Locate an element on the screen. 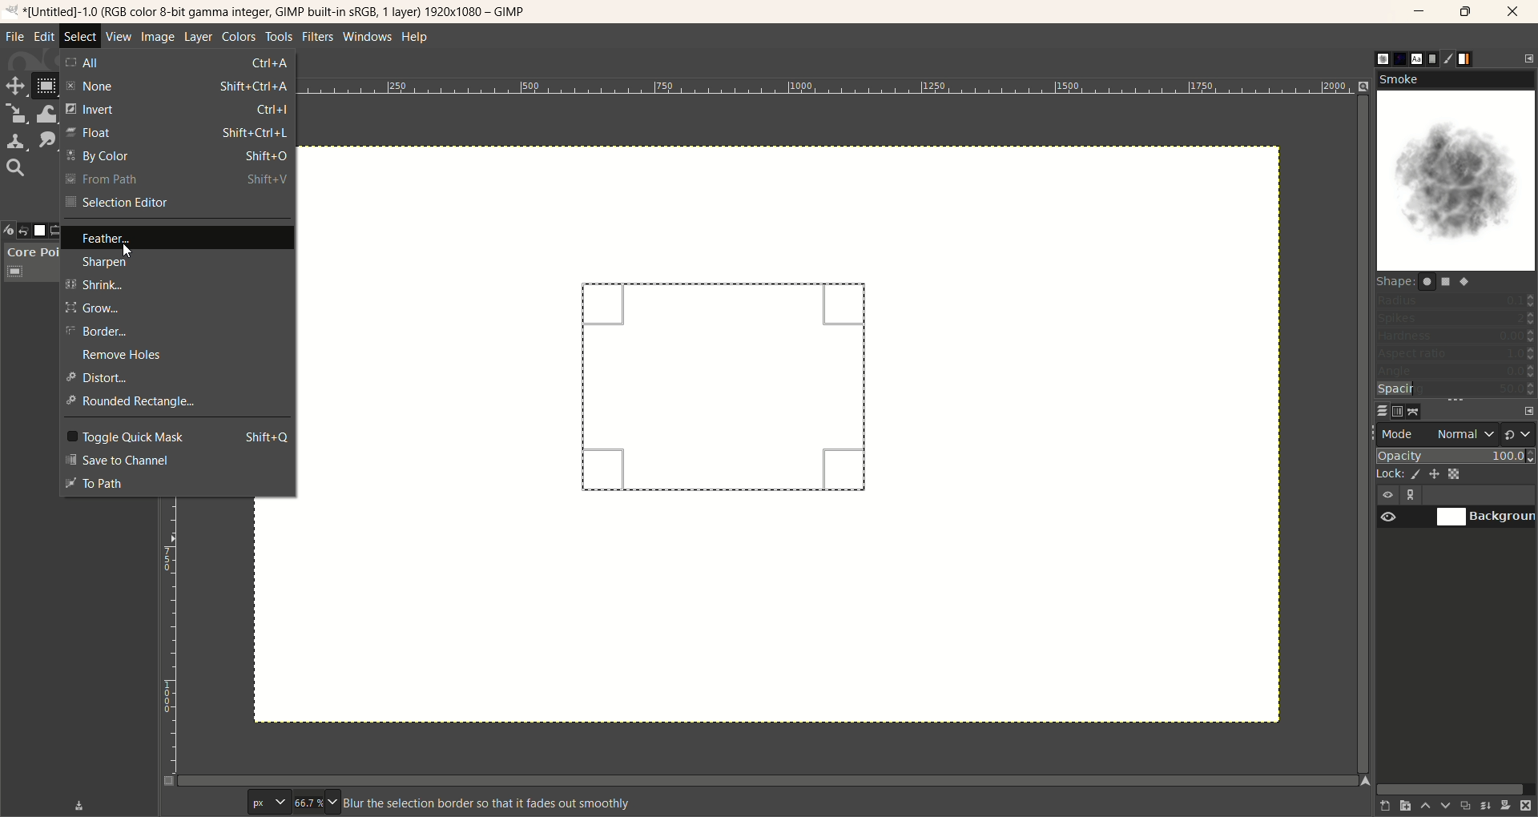 The image size is (1538, 817). shapes is located at coordinates (1455, 283).